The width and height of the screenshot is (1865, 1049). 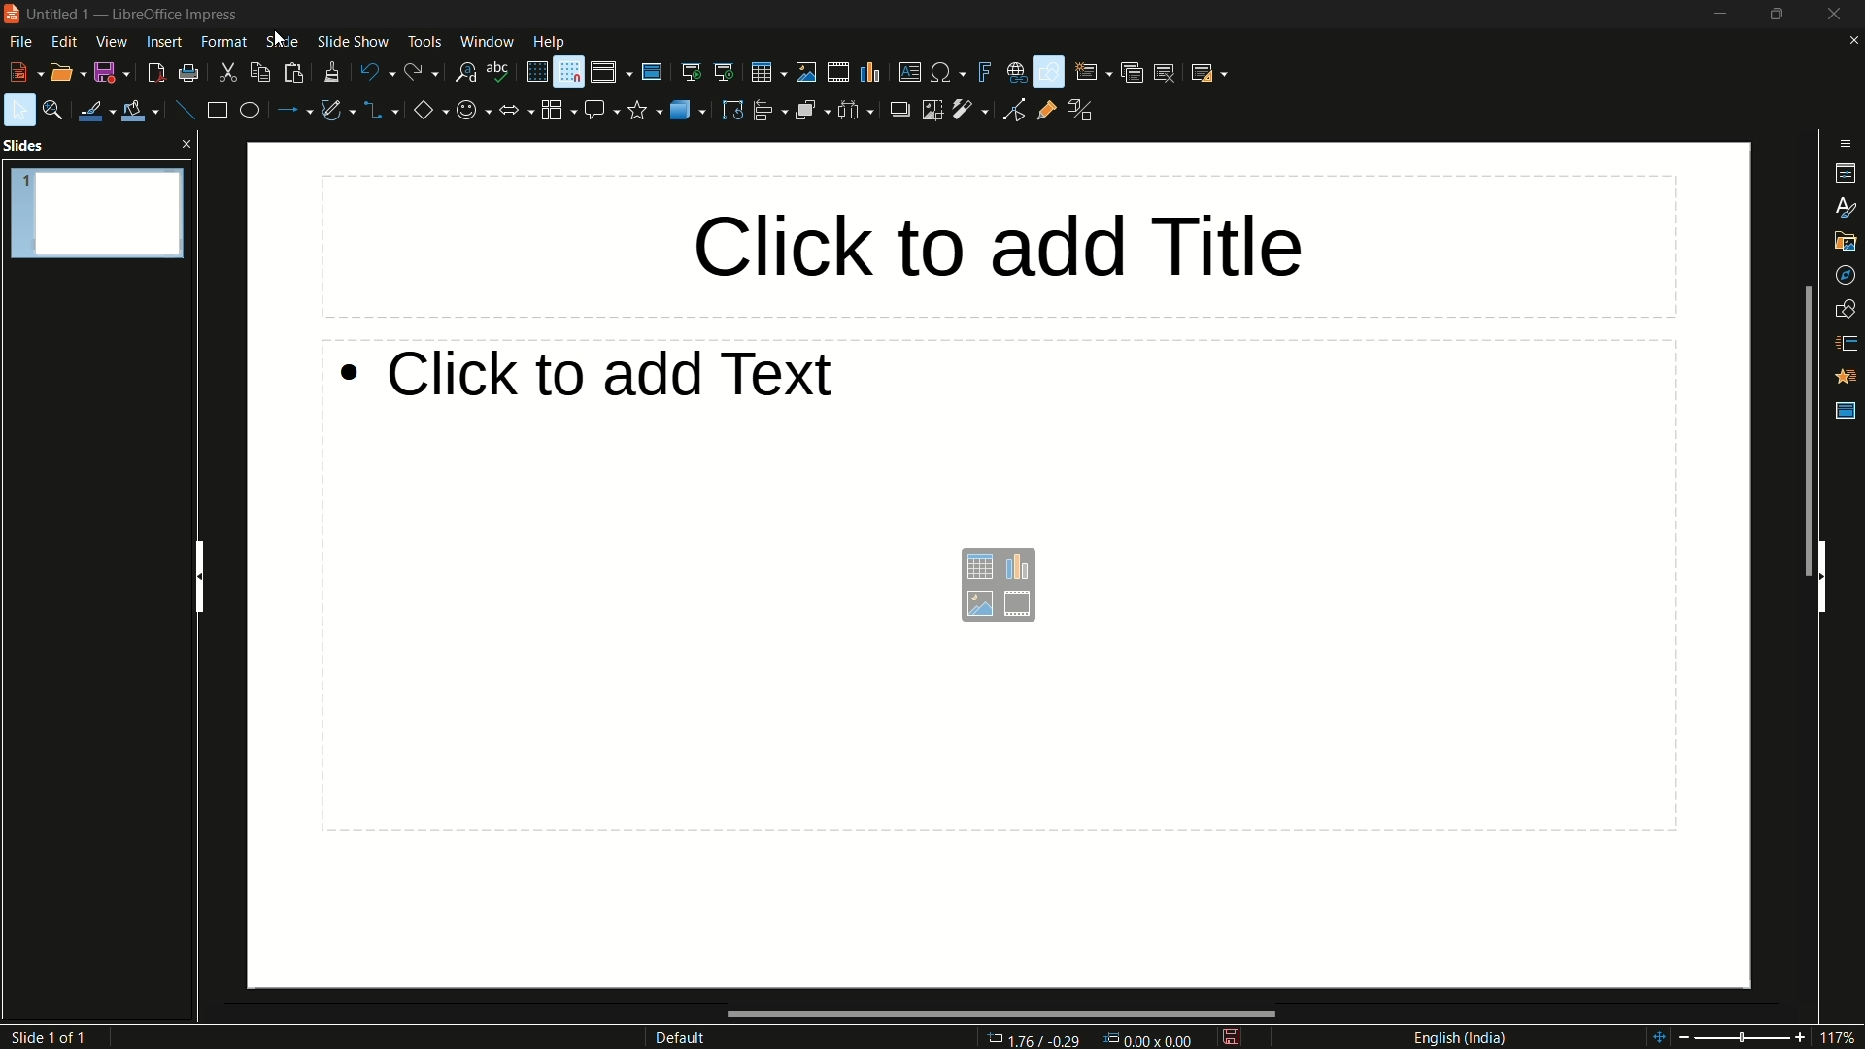 What do you see at coordinates (1045, 112) in the screenshot?
I see `show gluepoint functions` at bounding box center [1045, 112].